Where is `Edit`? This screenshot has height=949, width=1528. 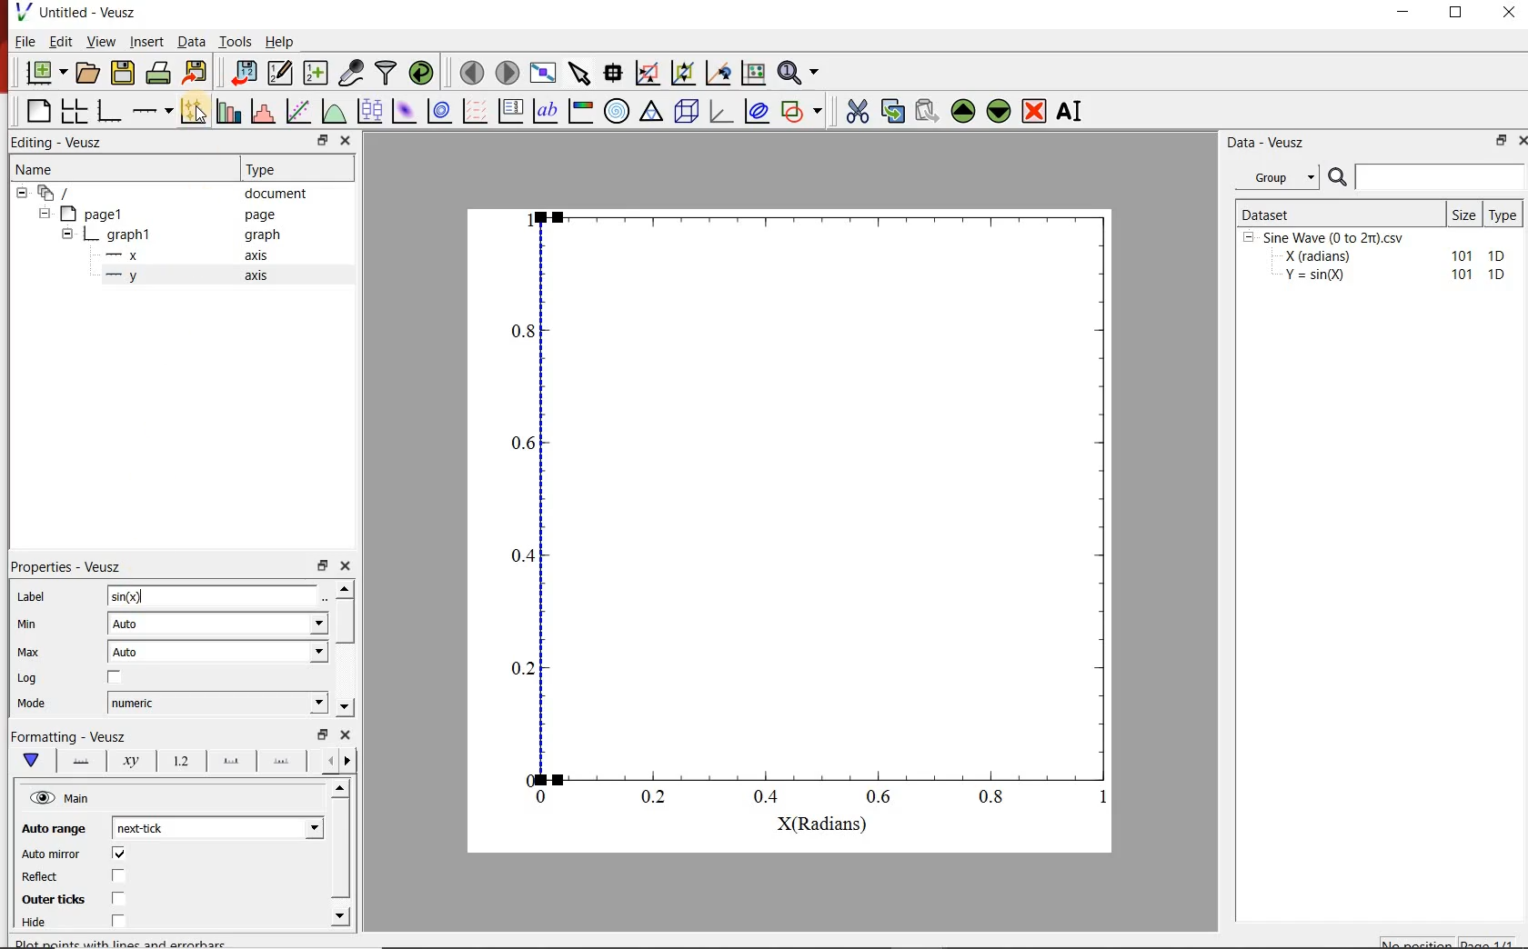
Edit is located at coordinates (61, 42).